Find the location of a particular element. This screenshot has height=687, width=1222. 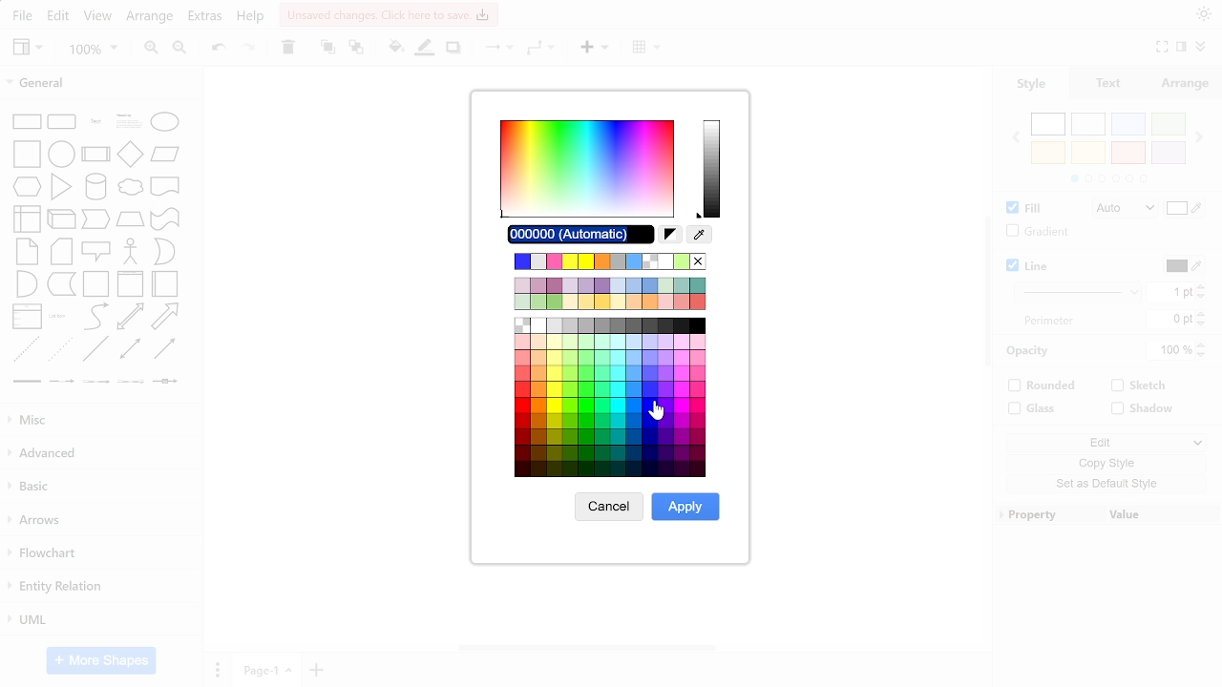

gradient is located at coordinates (1034, 232).